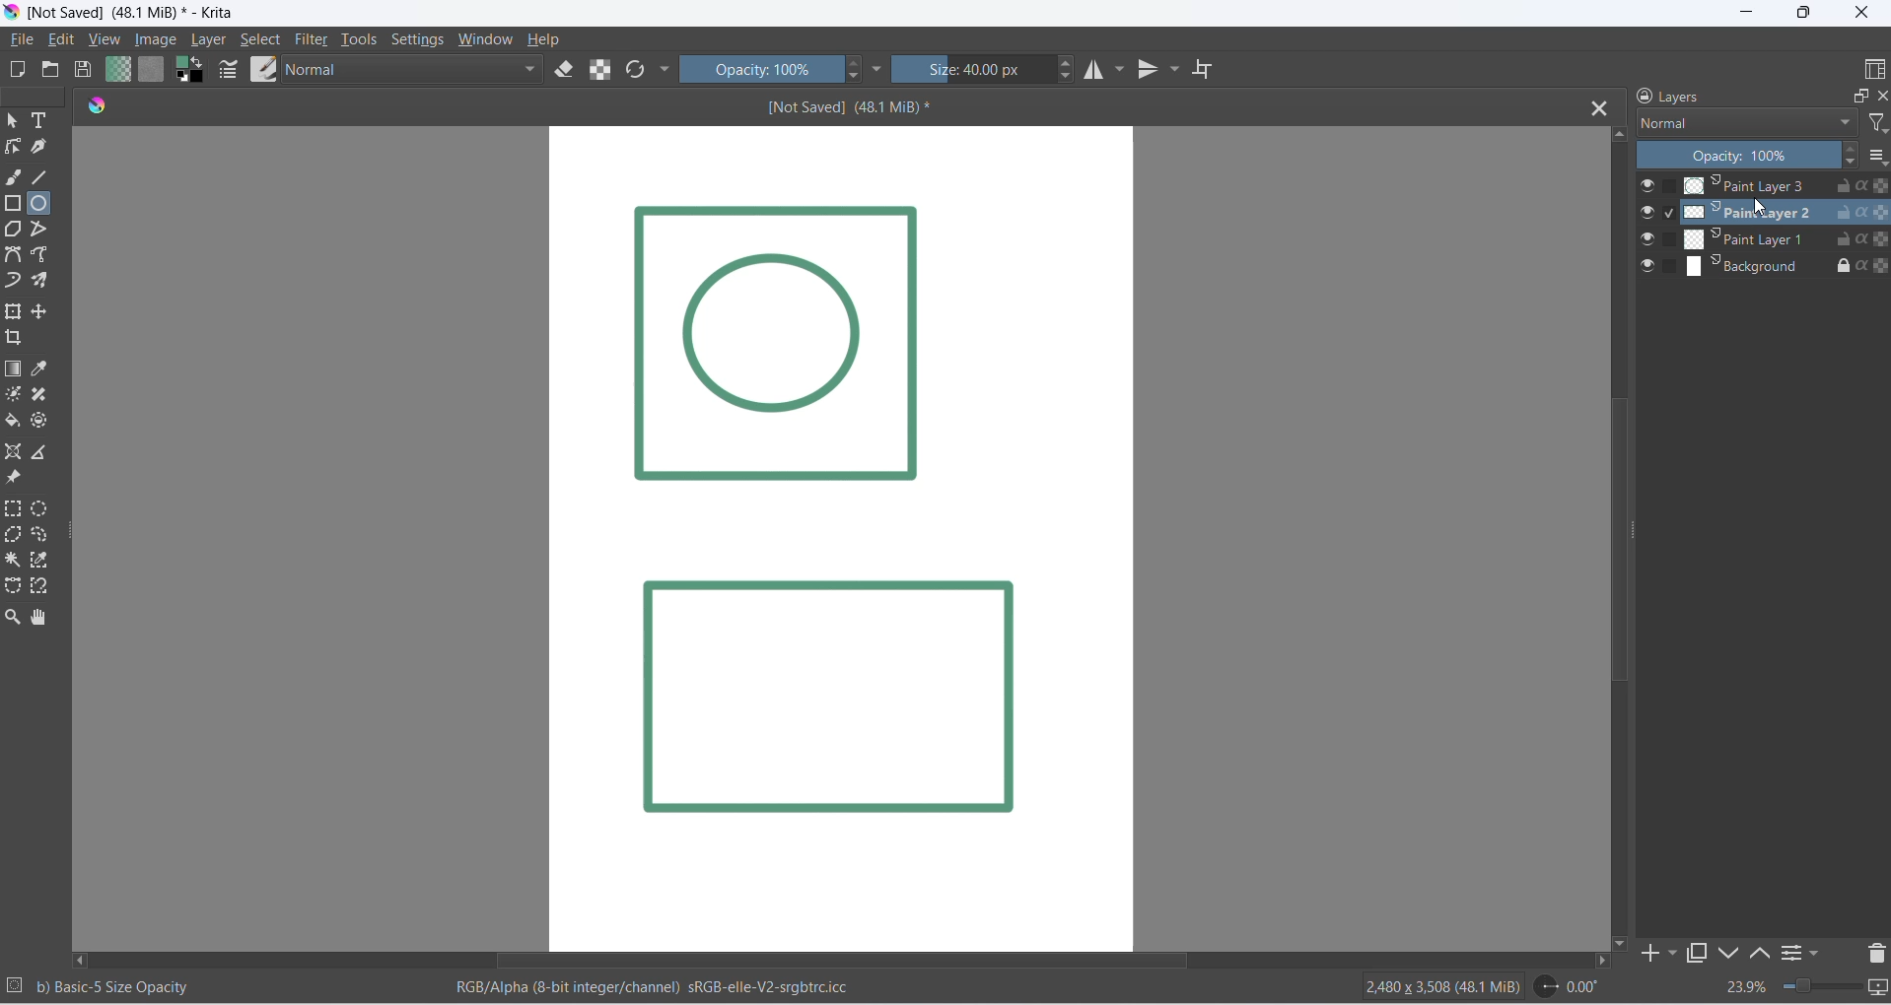  Describe the element at coordinates (1621, 943) in the screenshot. I see `move down ` at that location.